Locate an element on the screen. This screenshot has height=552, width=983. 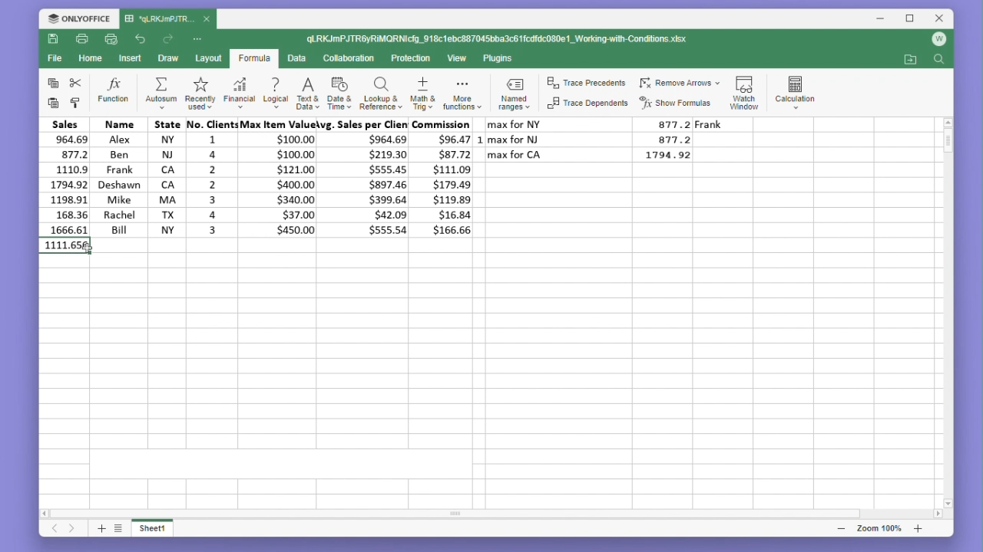
Plugins is located at coordinates (499, 59).